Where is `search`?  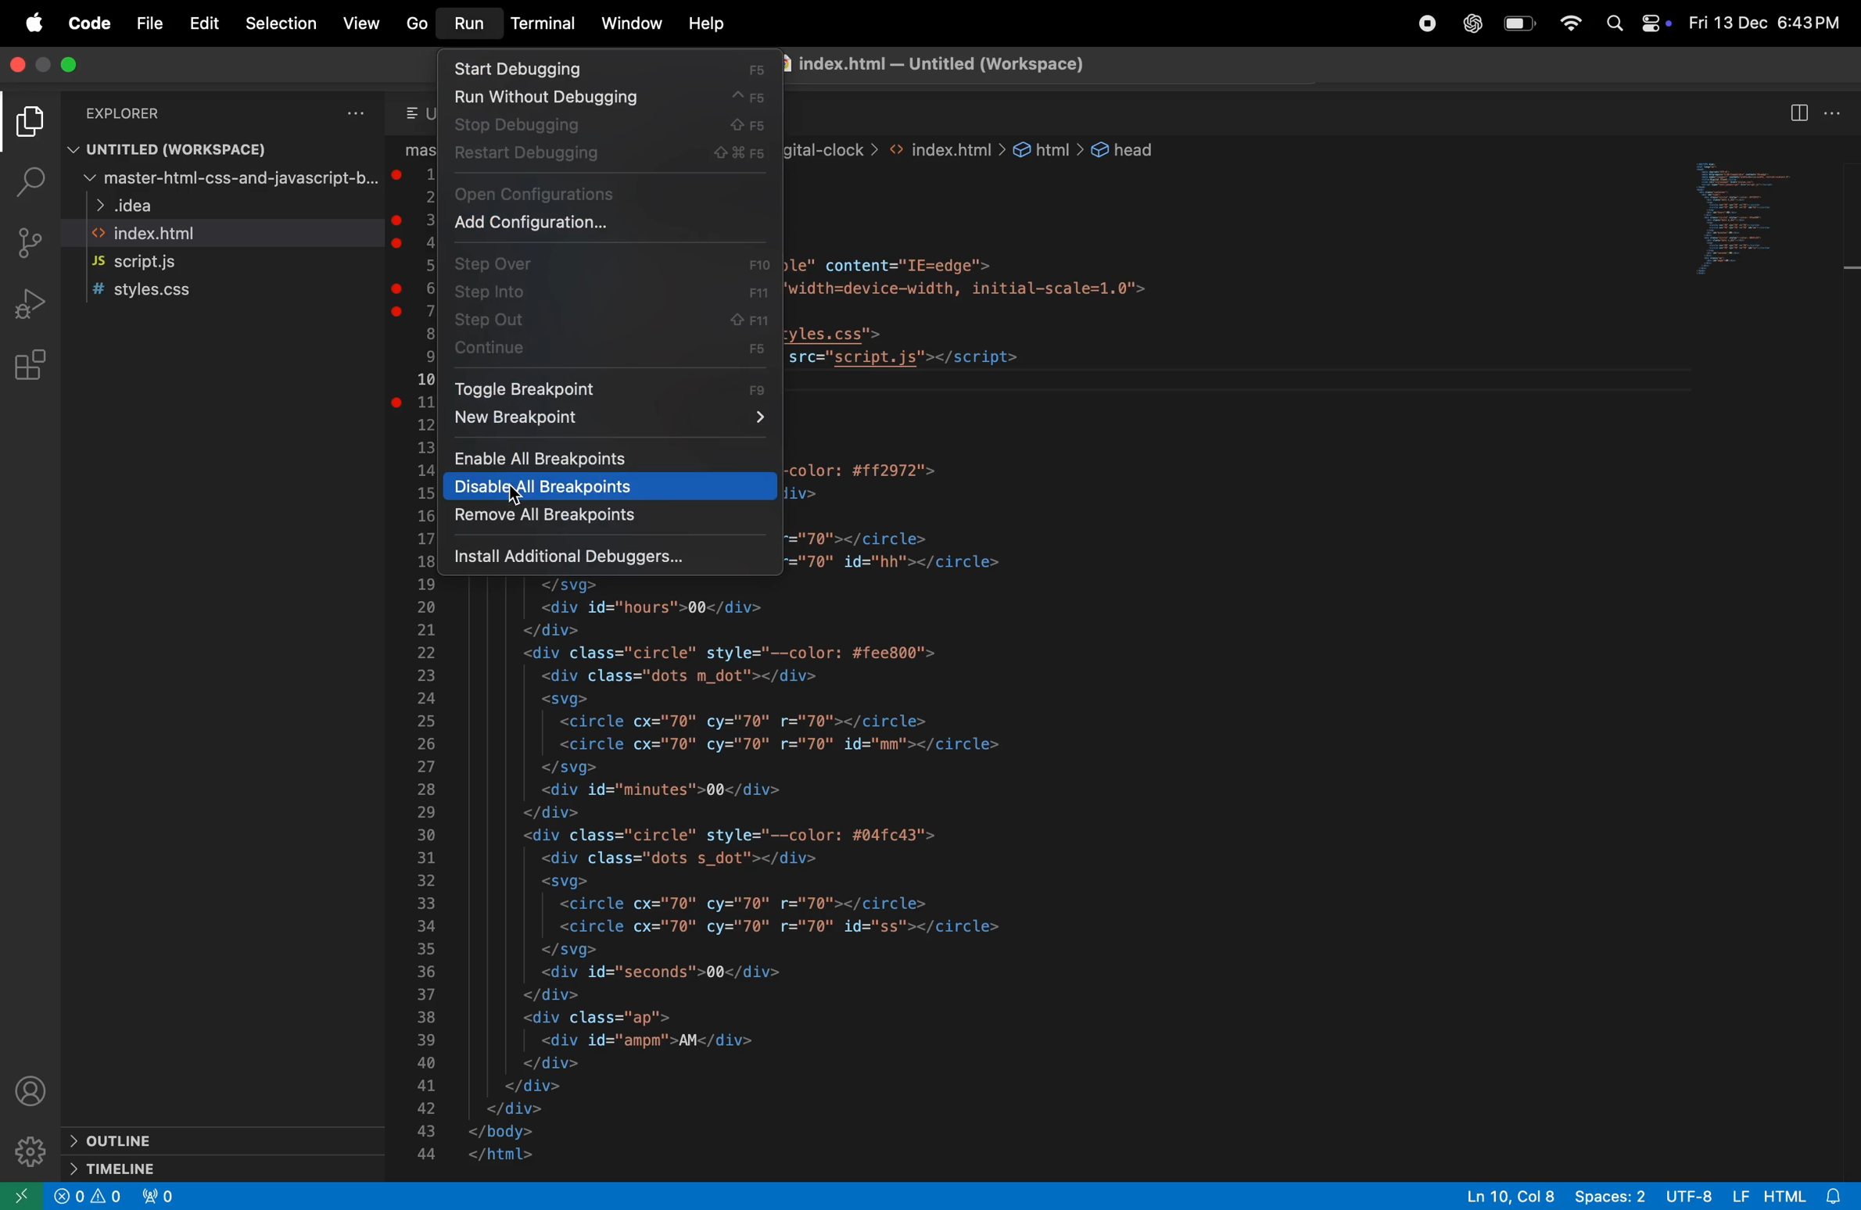
search is located at coordinates (27, 178).